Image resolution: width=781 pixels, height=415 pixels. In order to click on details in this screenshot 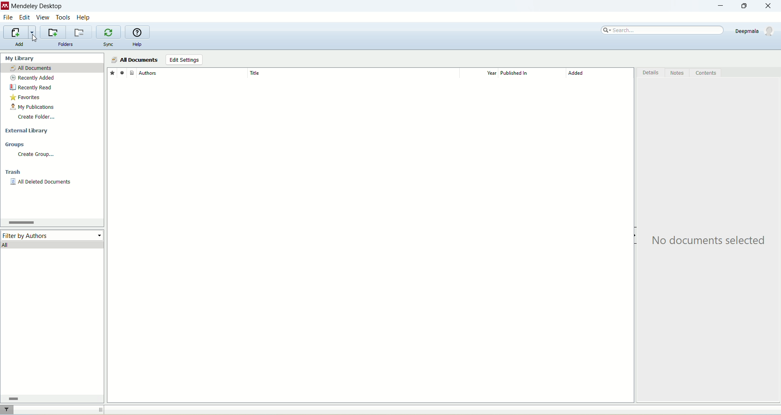, I will do `click(651, 74)`.